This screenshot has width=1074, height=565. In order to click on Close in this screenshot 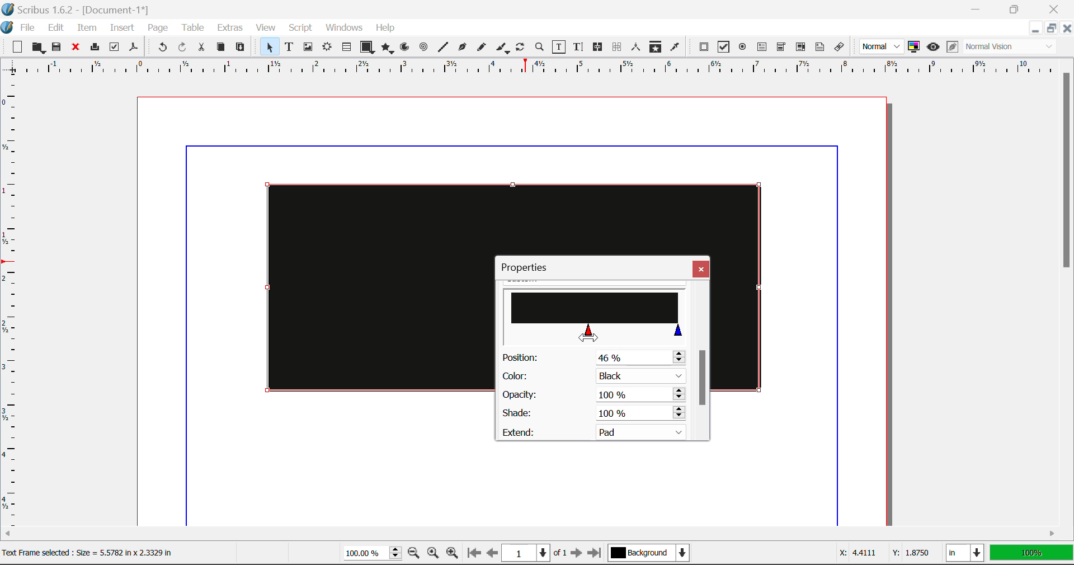, I will do `click(1056, 8)`.